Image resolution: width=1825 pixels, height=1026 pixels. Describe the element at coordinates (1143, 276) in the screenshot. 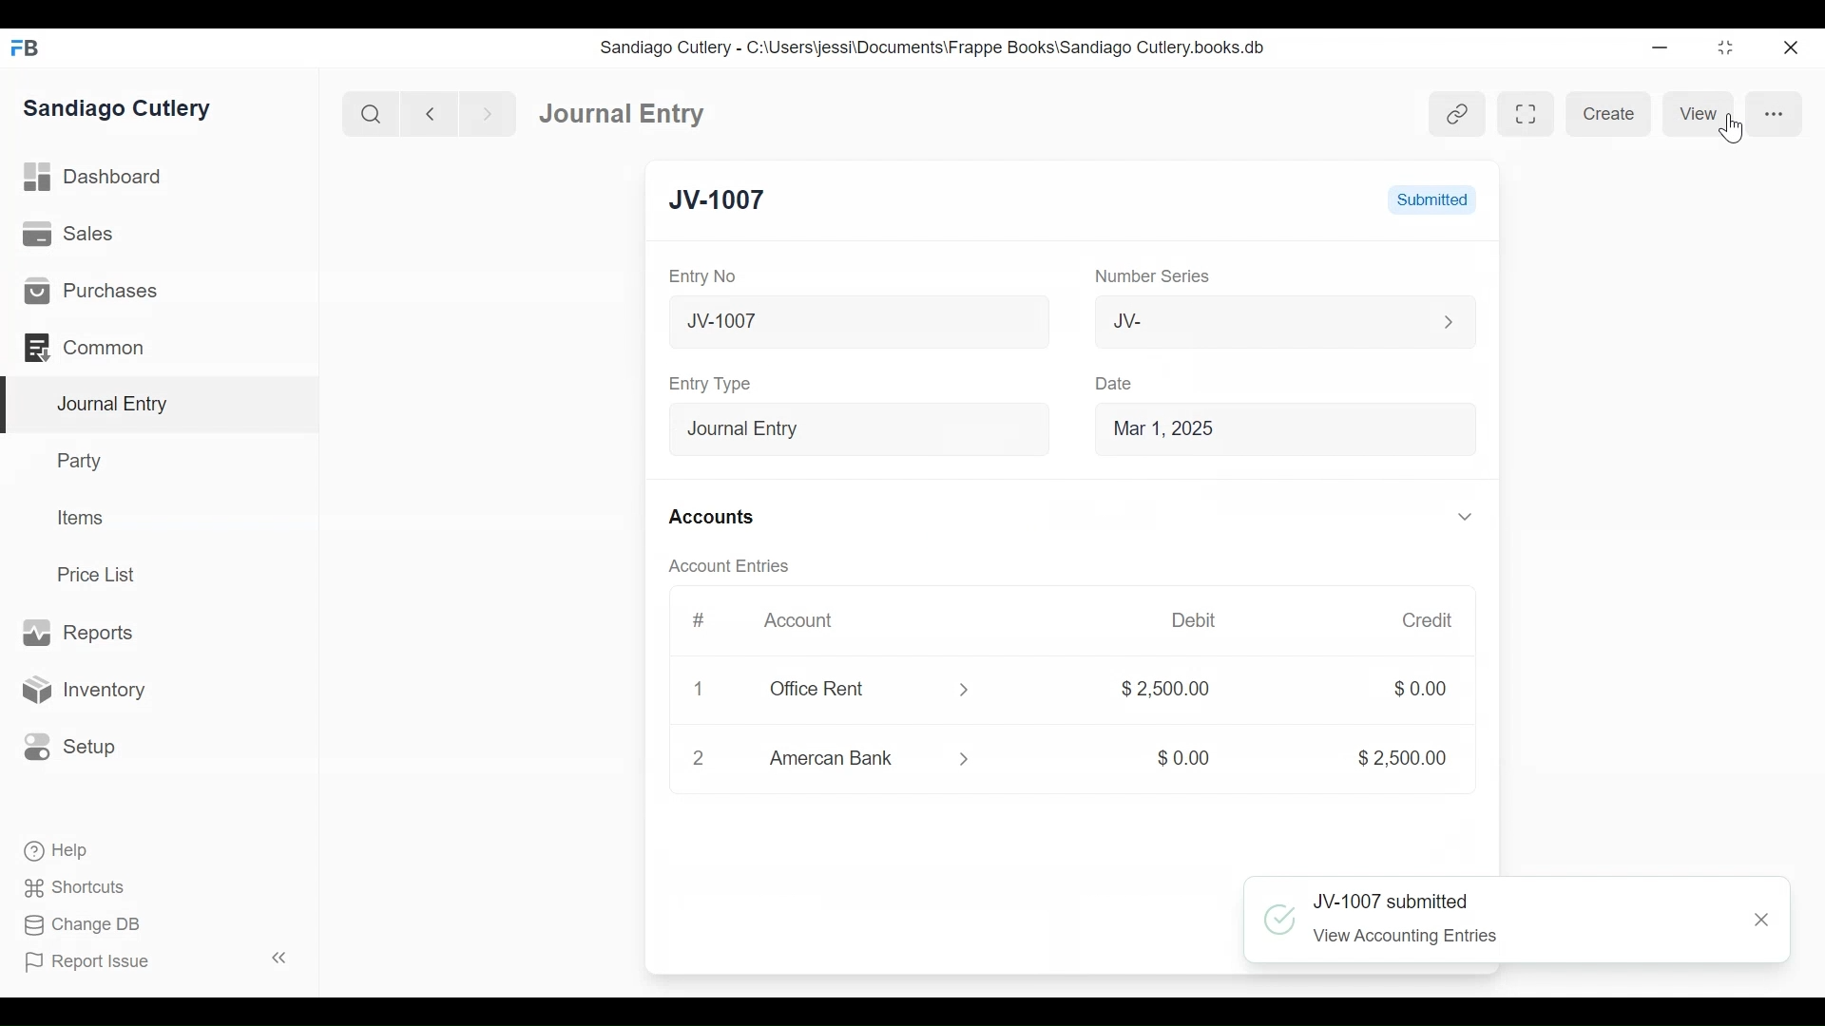

I see `Number Series` at that location.